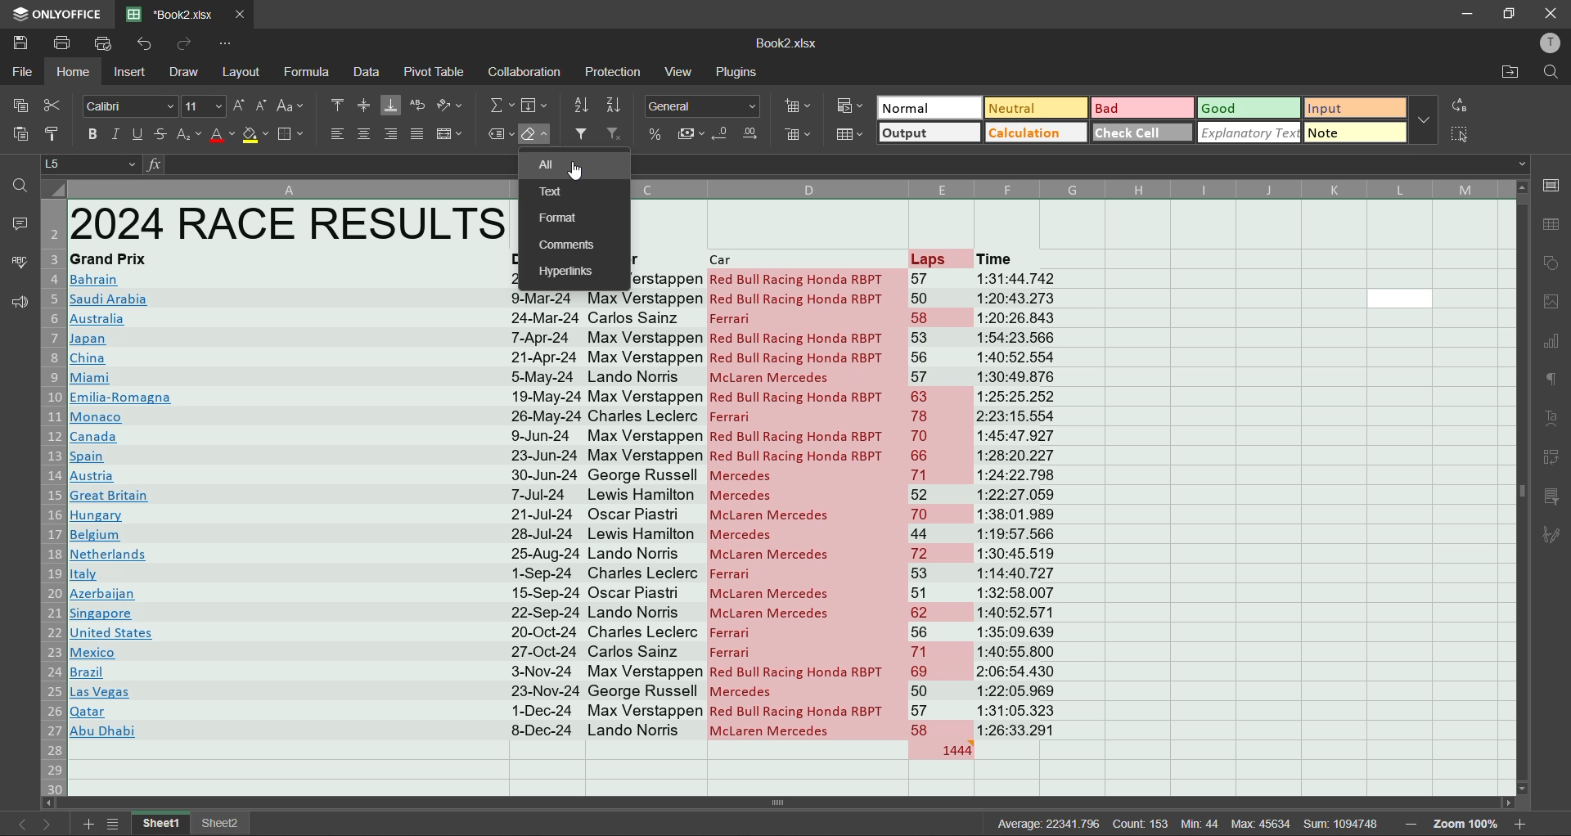 This screenshot has height=836, width=1571. What do you see at coordinates (554, 165) in the screenshot?
I see `all` at bounding box center [554, 165].